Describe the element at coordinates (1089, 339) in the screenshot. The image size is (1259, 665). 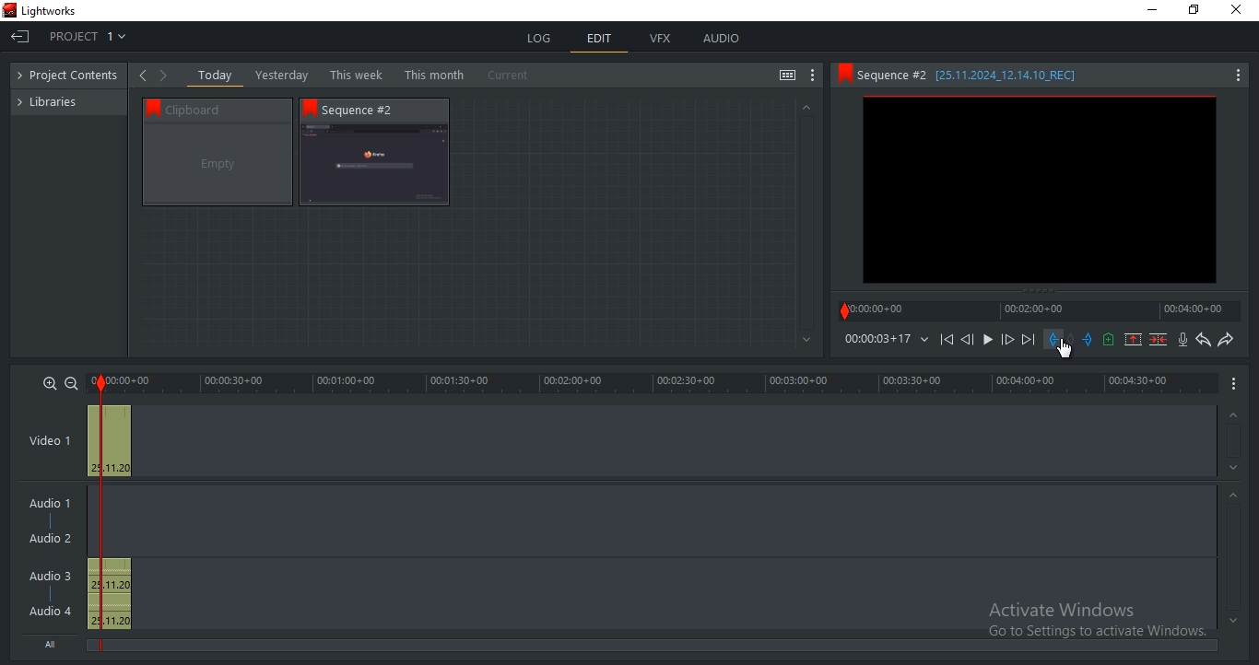
I see `mark out` at that location.